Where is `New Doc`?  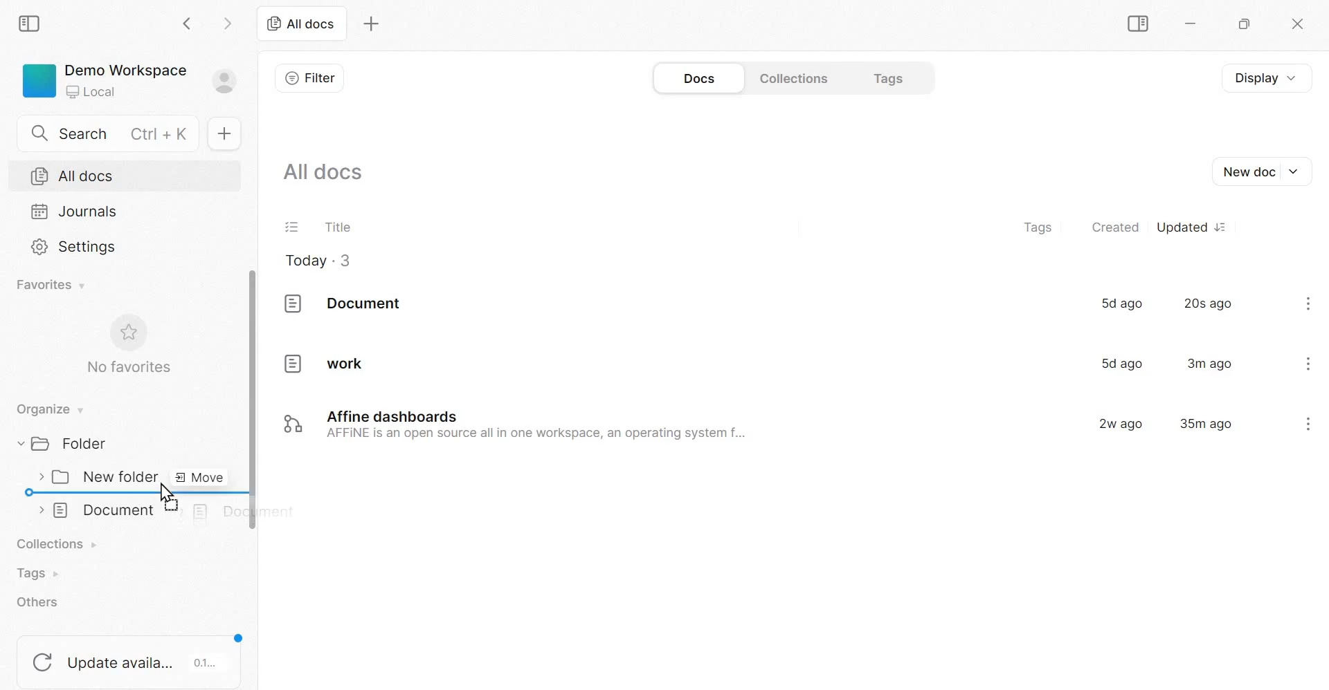
New Doc is located at coordinates (1269, 171).